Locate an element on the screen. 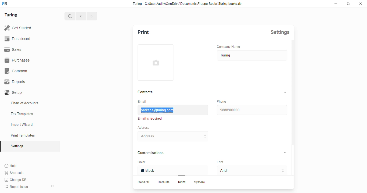  collapse is located at coordinates (285, 92).